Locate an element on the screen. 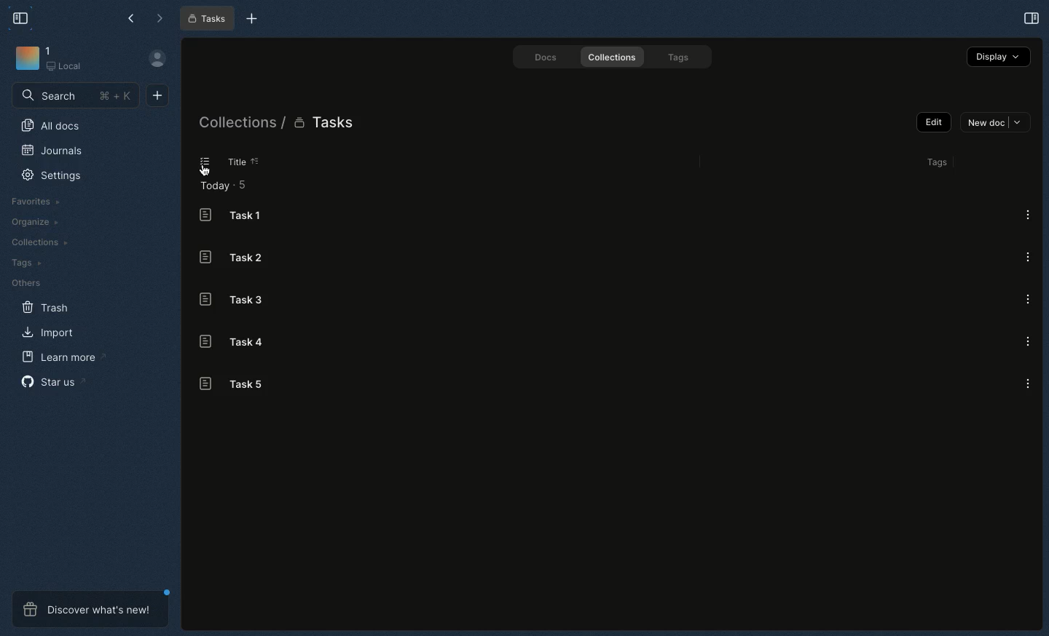  Open right panel is located at coordinates (1032, 18).